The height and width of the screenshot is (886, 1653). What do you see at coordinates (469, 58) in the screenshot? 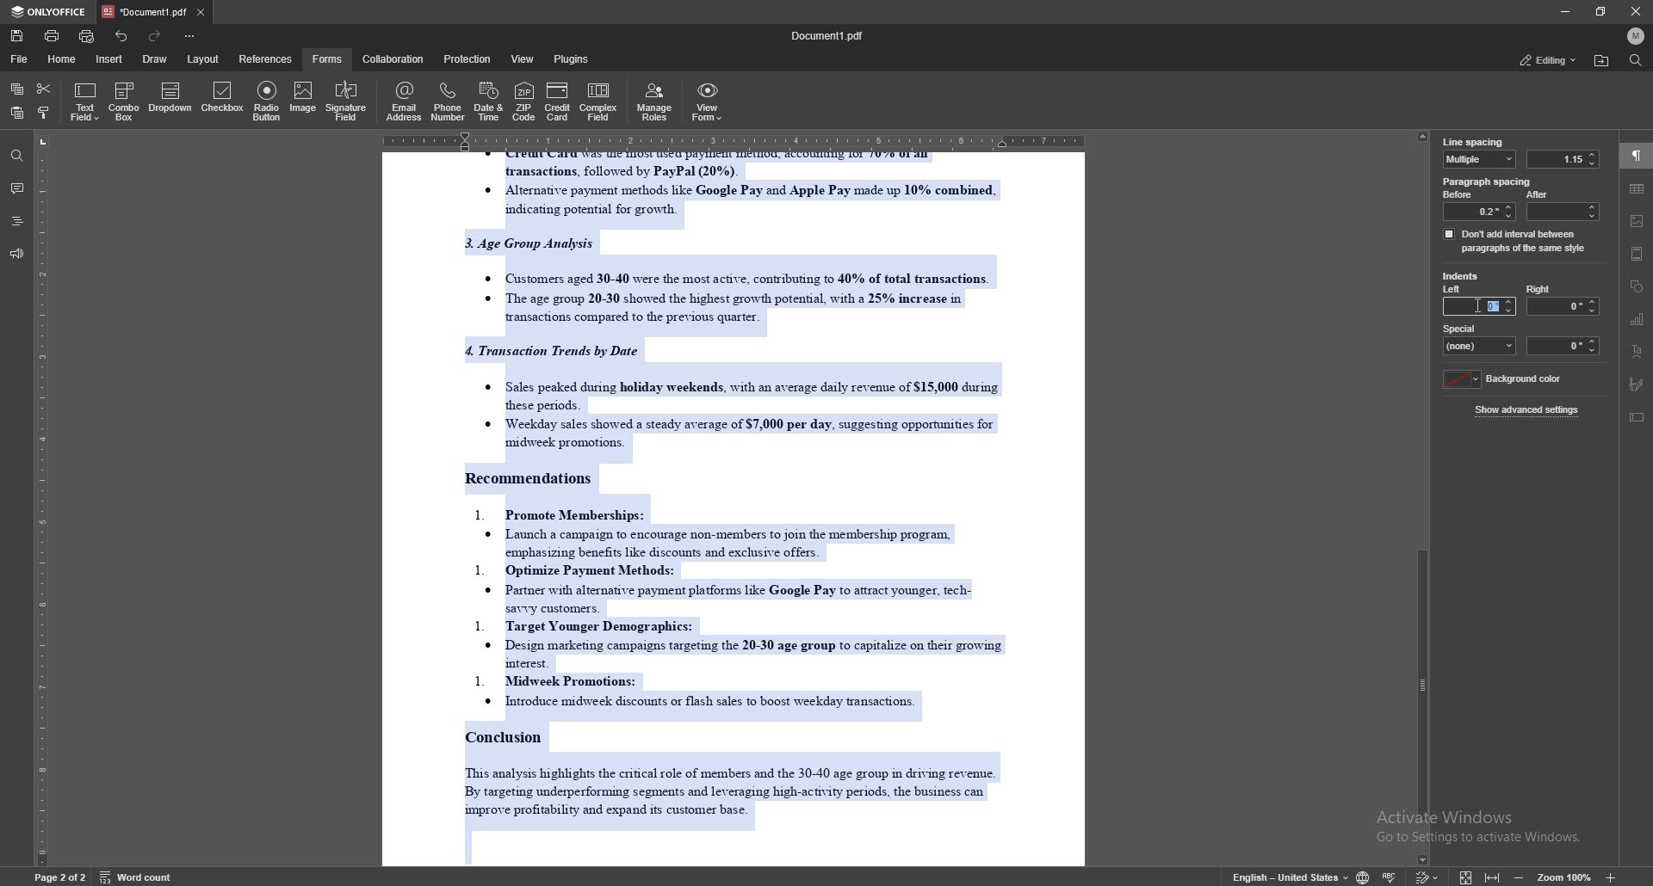
I see `protection` at bounding box center [469, 58].